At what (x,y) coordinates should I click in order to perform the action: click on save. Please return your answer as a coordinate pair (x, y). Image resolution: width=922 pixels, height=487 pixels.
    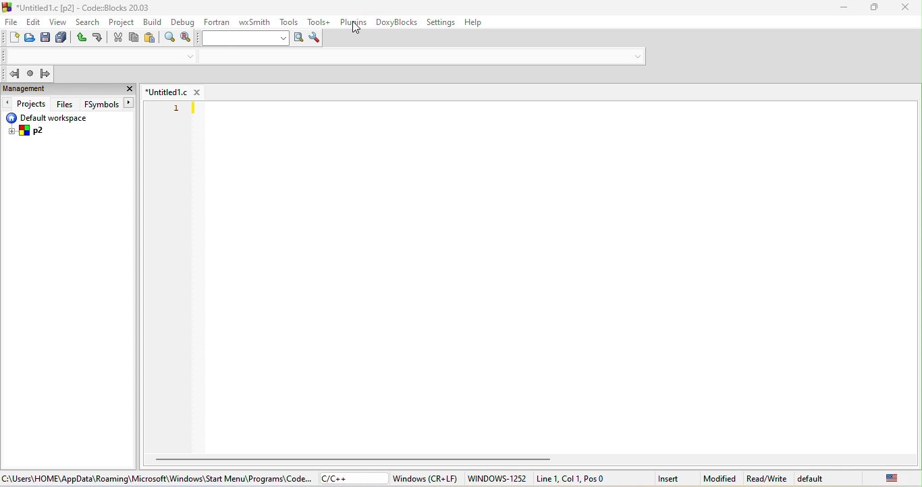
    Looking at the image, I should click on (45, 39).